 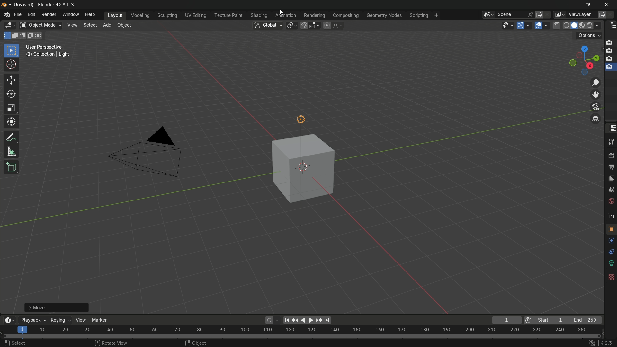 What do you see at coordinates (80, 320) in the screenshot?
I see `view` at bounding box center [80, 320].